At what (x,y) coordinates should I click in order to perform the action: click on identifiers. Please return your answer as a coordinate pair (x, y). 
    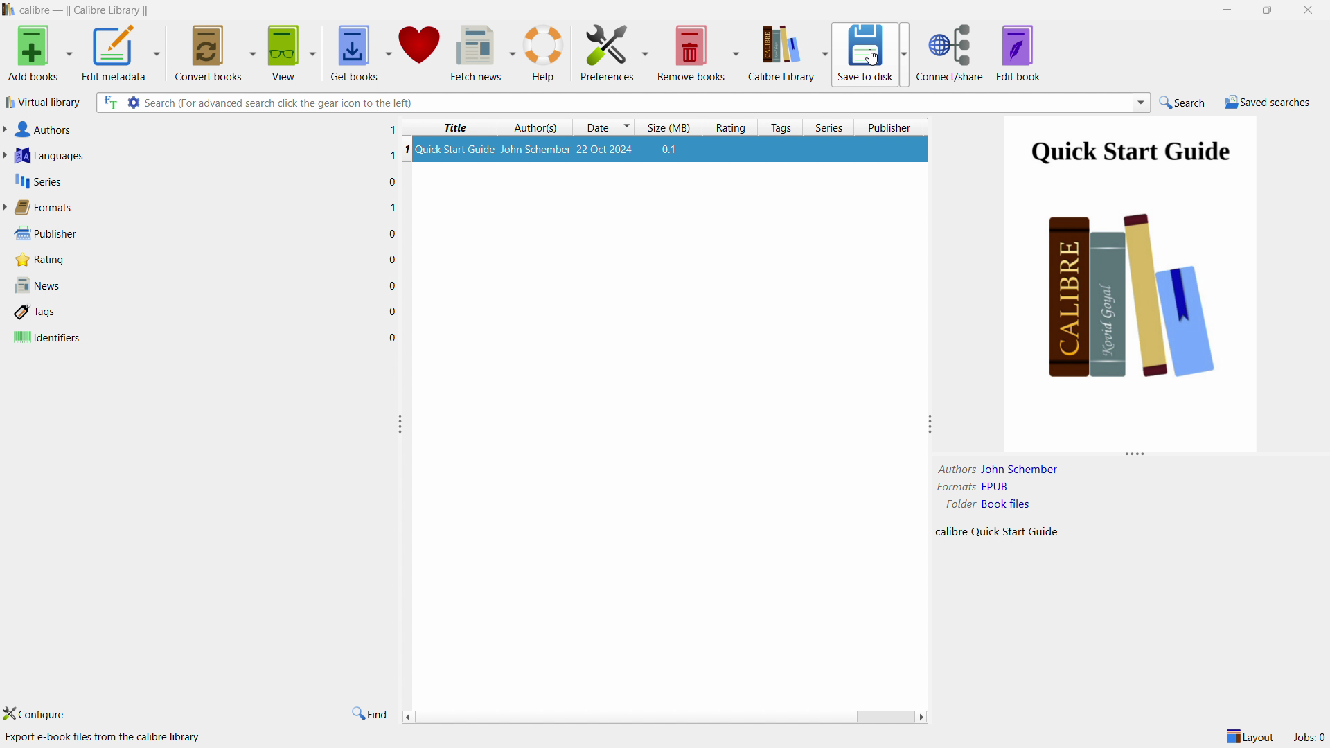
    Looking at the image, I should click on (58, 338).